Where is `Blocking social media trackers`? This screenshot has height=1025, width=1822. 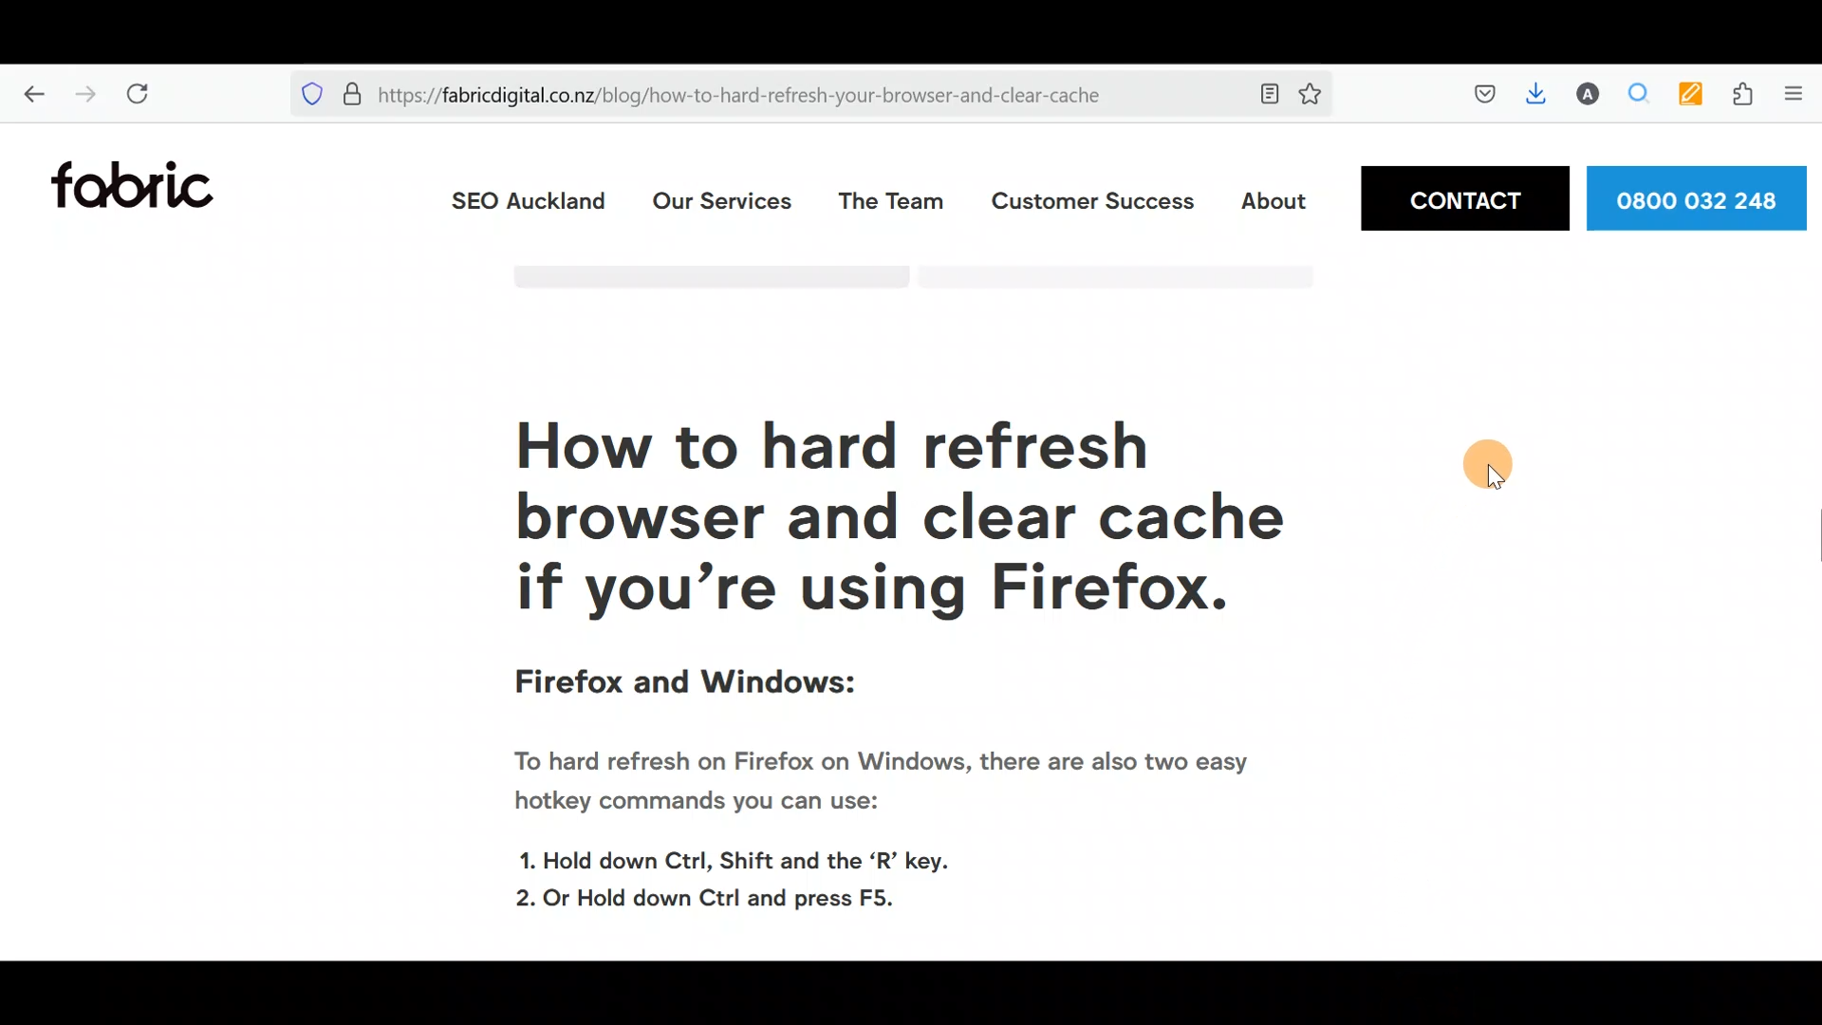 Blocking social media trackers is located at coordinates (304, 94).